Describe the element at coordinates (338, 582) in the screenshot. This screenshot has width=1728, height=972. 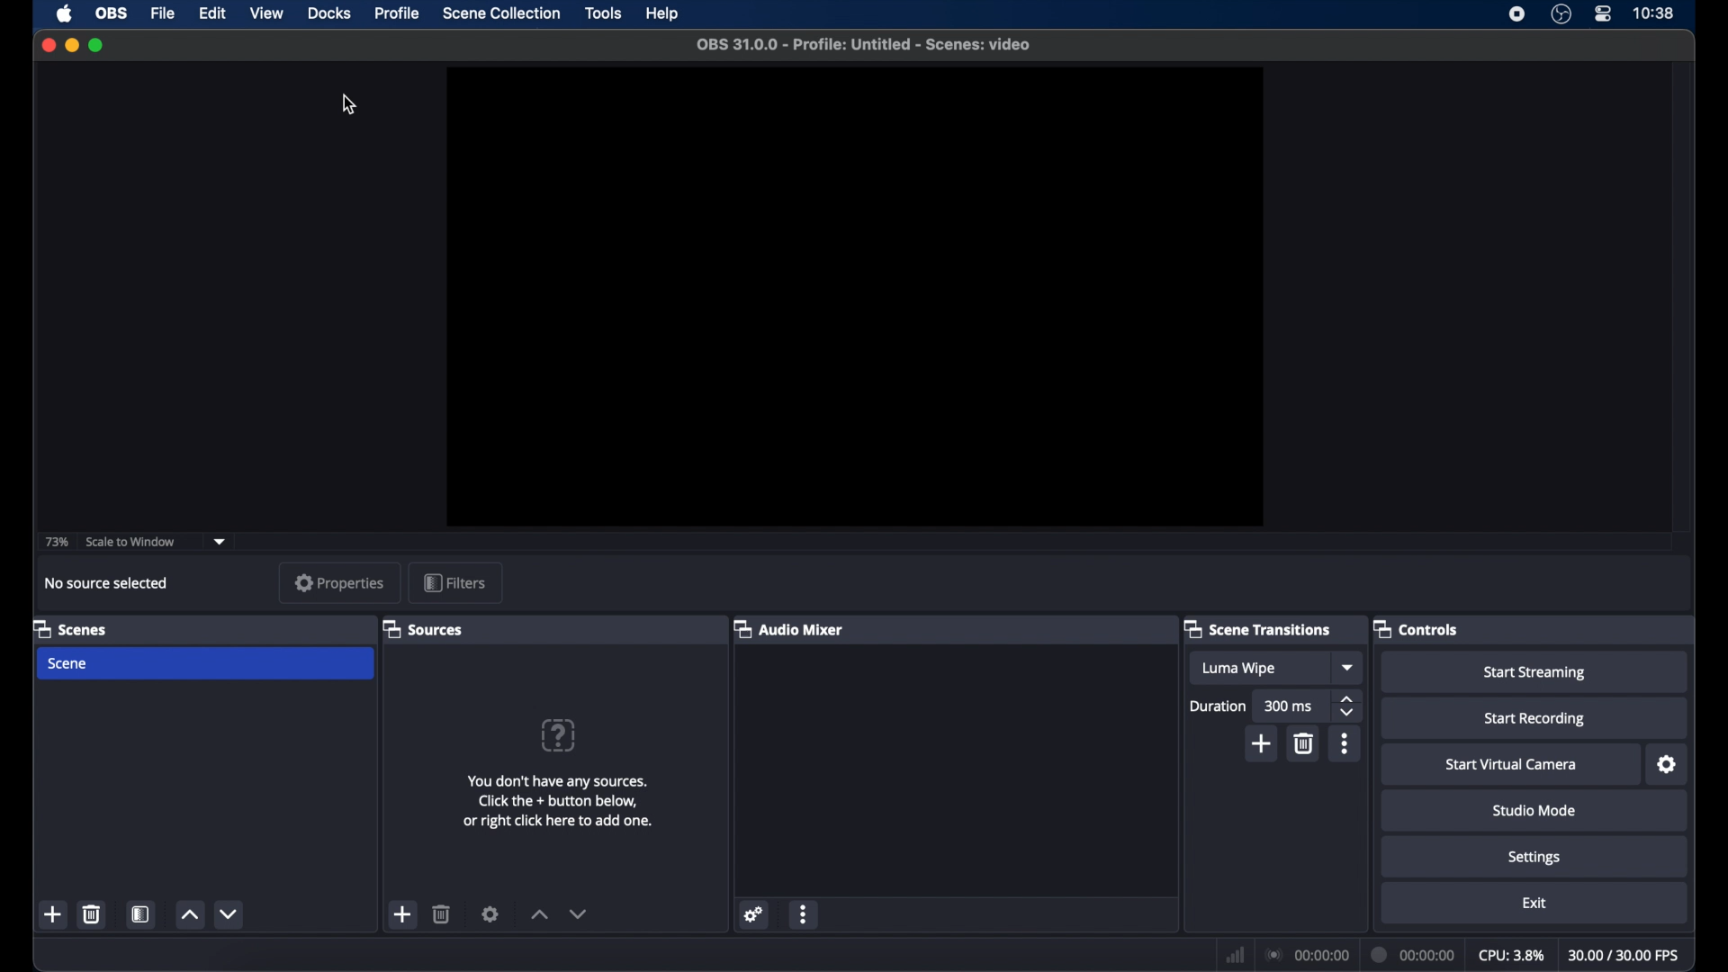
I see `properties` at that location.